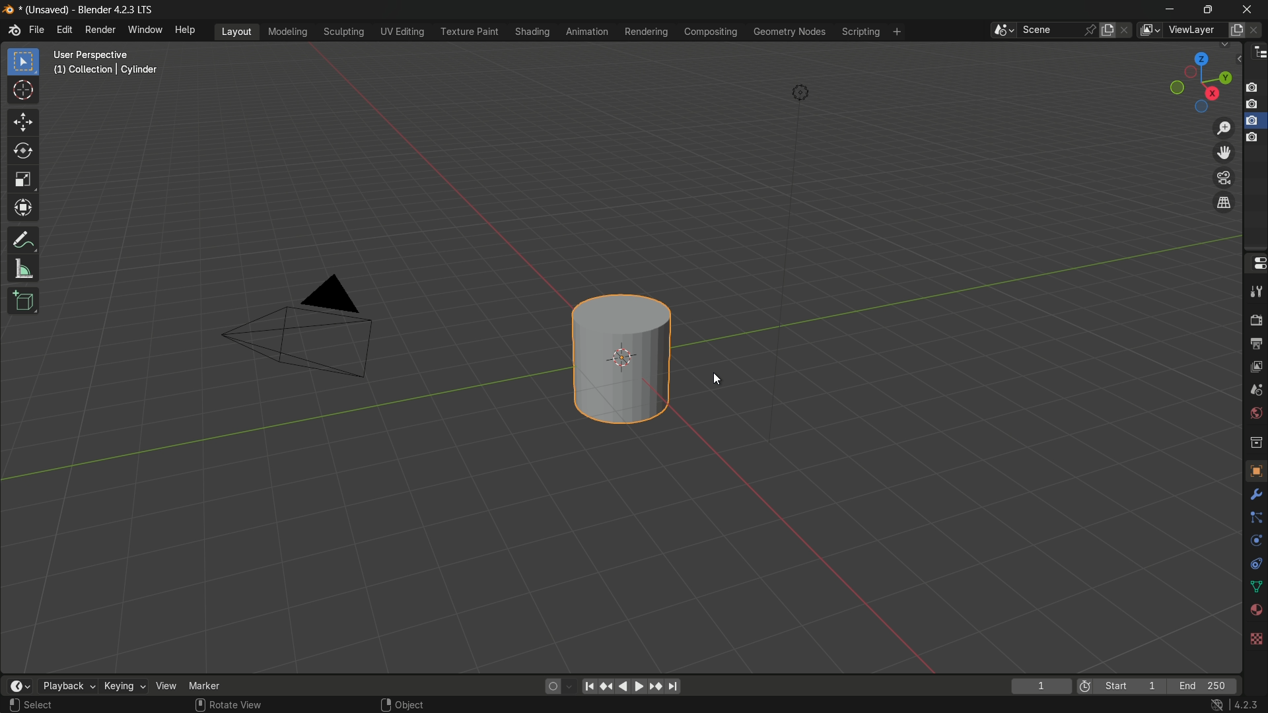  I want to click on keying, so click(125, 686).